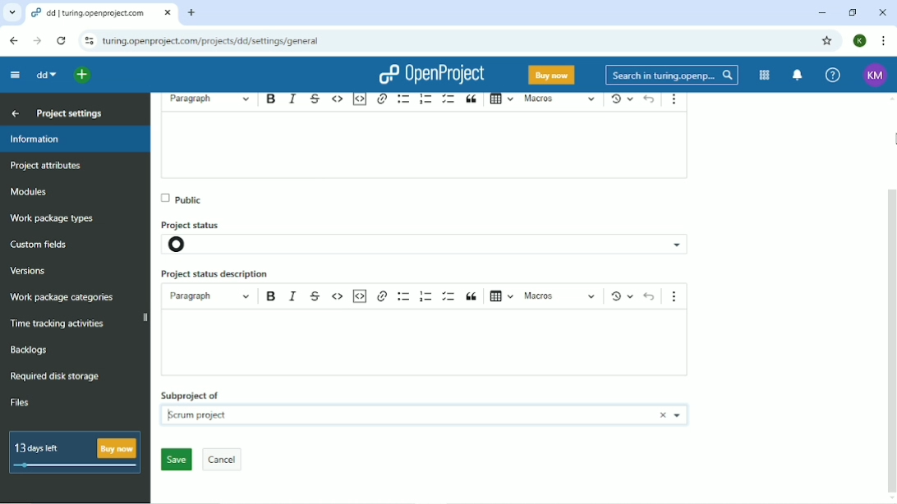 The width and height of the screenshot is (897, 504). I want to click on Buy now, so click(552, 76).